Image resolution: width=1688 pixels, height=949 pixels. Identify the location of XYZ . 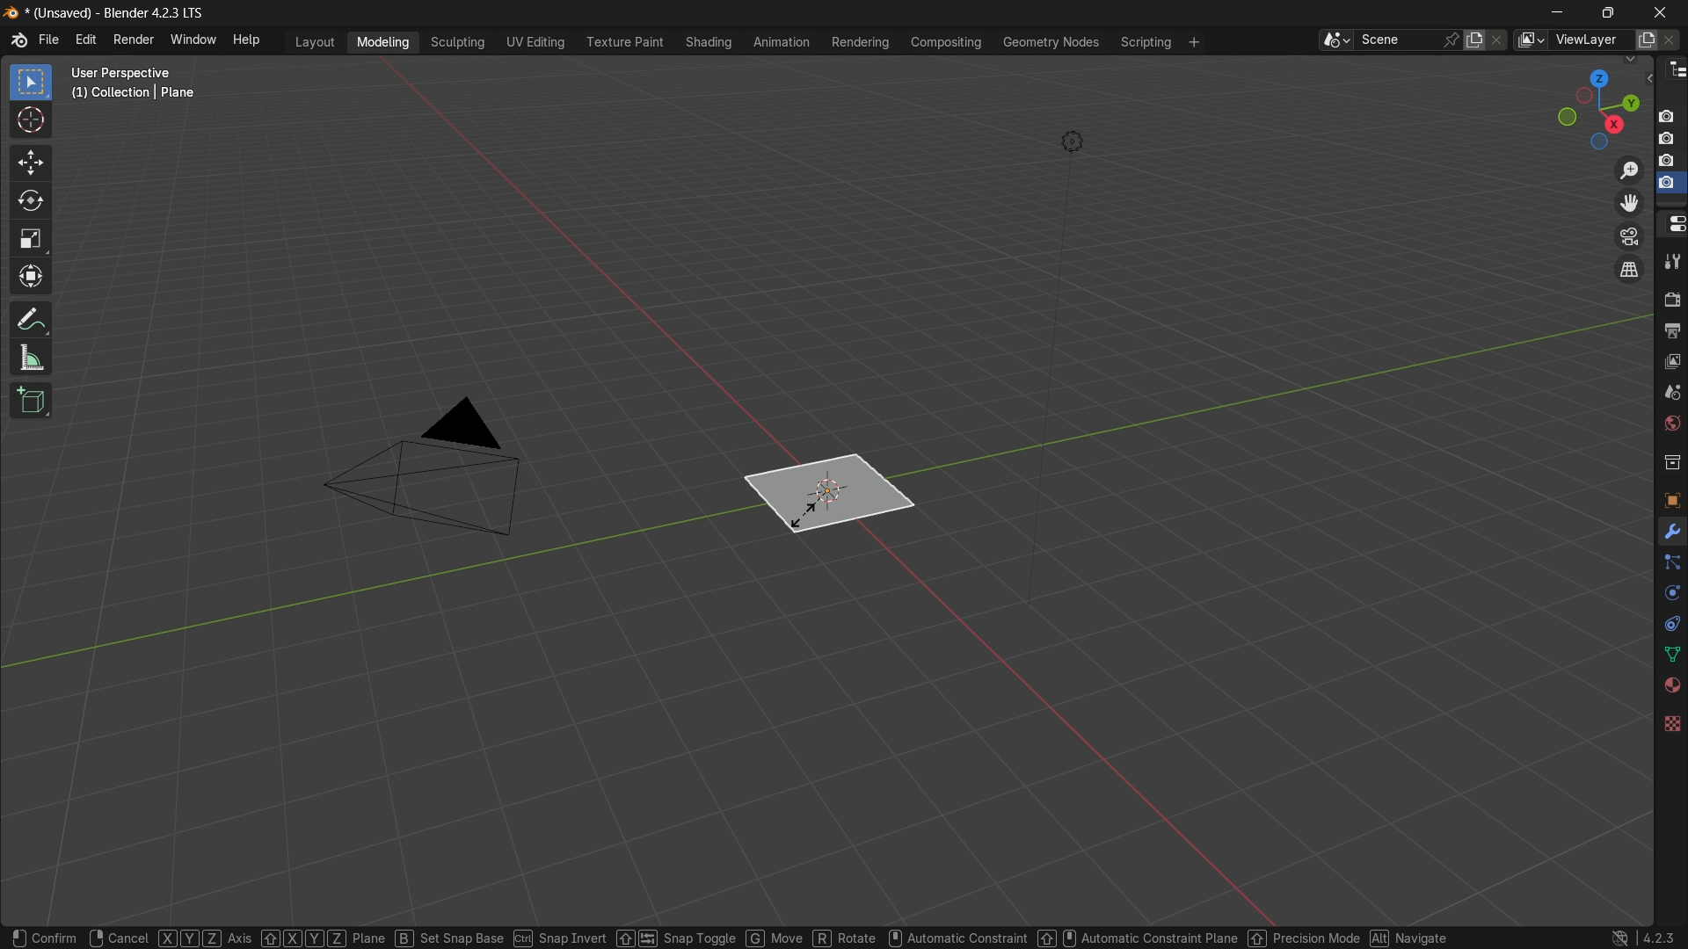
(301, 933).